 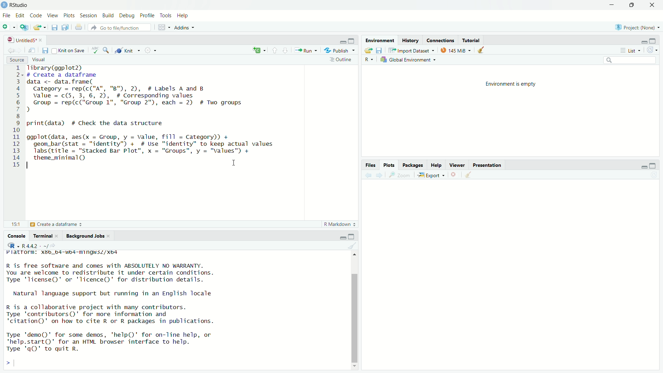 I want to click on Minimize, so click(x=343, y=41).